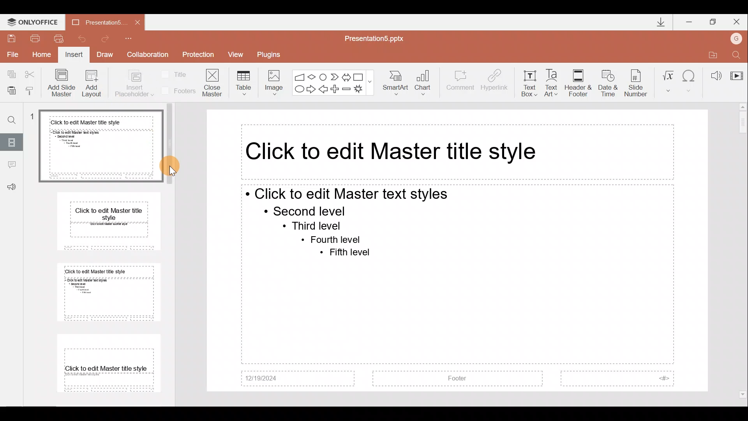 Image resolution: width=748 pixels, height=421 pixels. Describe the element at coordinates (58, 39) in the screenshot. I see `Quick print` at that location.